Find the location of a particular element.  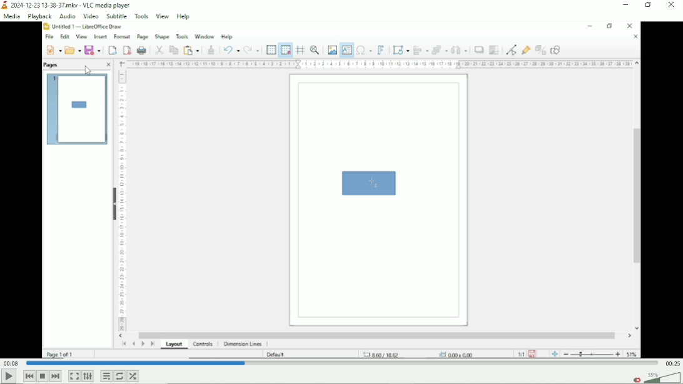

Previous is located at coordinates (29, 376).